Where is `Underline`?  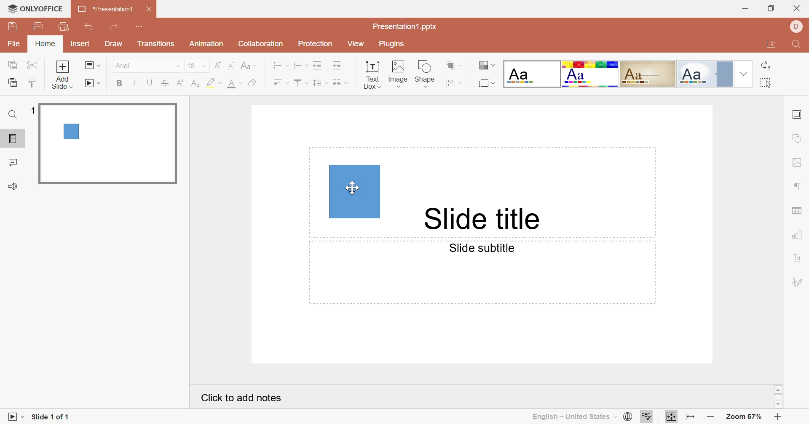 Underline is located at coordinates (150, 82).